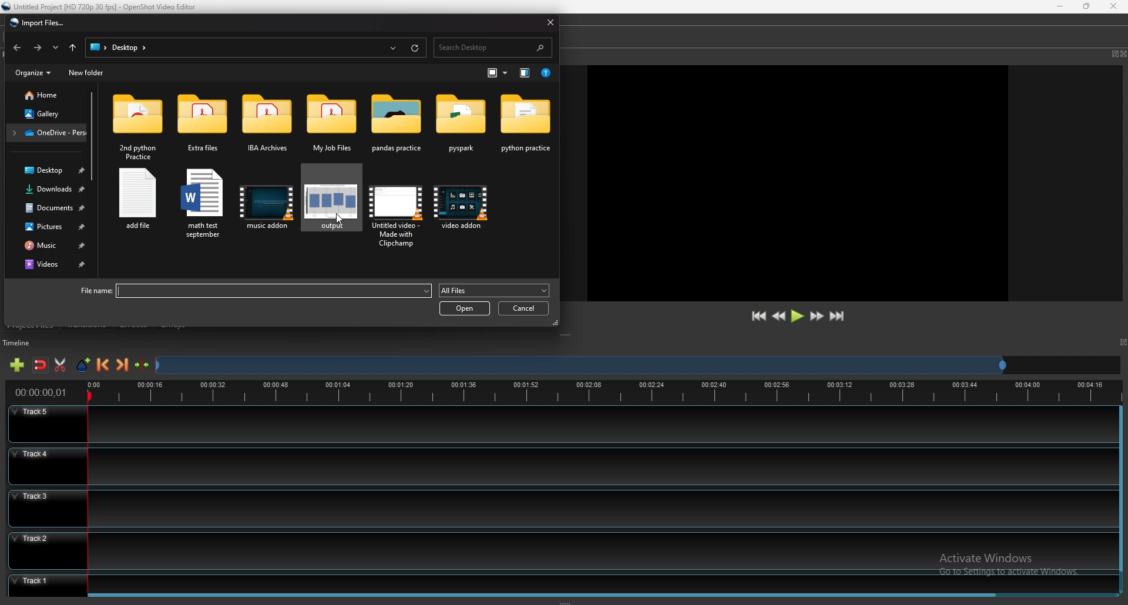 The height and width of the screenshot is (605, 1128). What do you see at coordinates (46, 133) in the screenshot?
I see `folder` at bounding box center [46, 133].